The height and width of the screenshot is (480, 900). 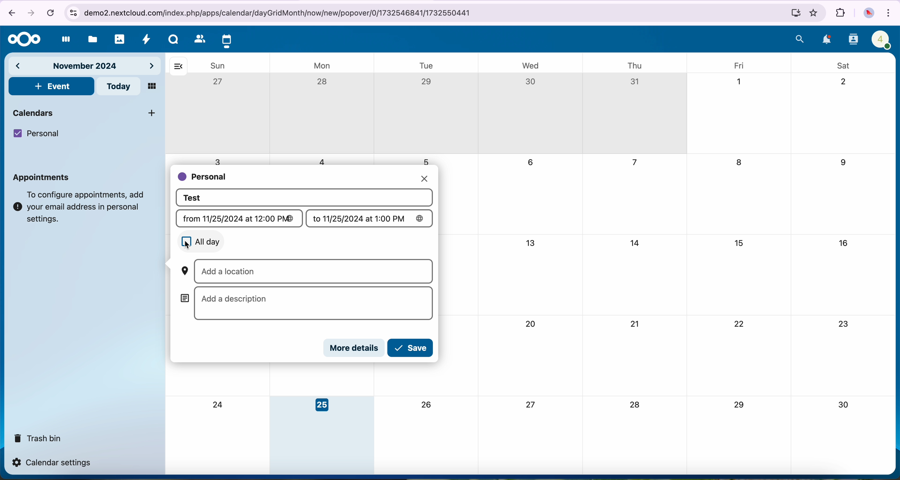 I want to click on dashboard, so click(x=64, y=40).